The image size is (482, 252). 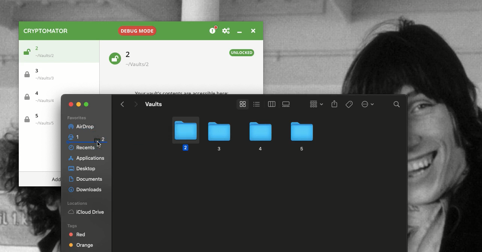 I want to click on Locations, so click(x=79, y=203).